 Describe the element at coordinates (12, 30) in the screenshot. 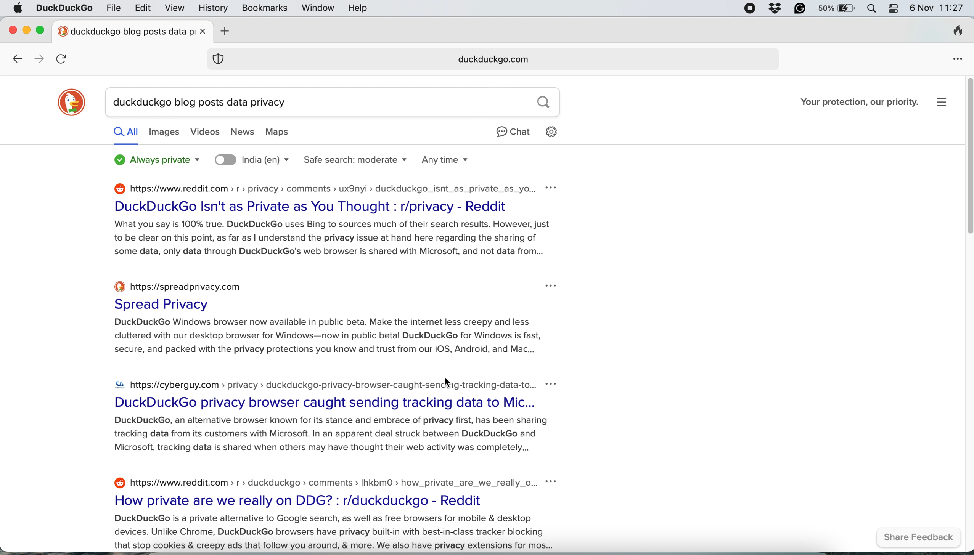

I see `close` at that location.